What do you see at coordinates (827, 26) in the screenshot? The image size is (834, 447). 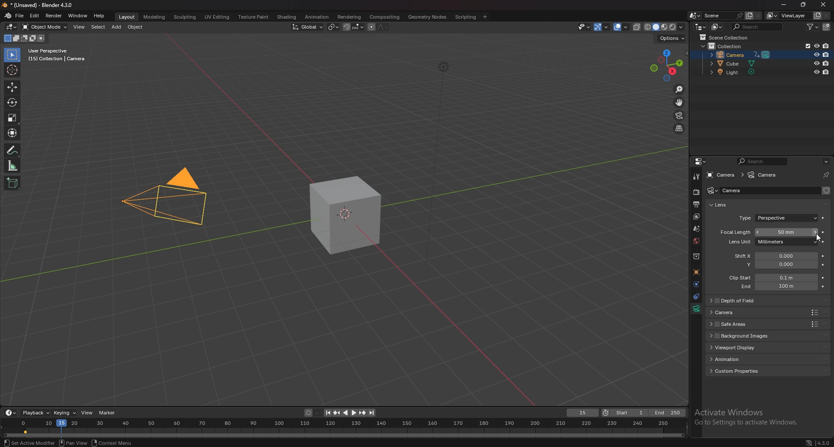 I see `add collection` at bounding box center [827, 26].